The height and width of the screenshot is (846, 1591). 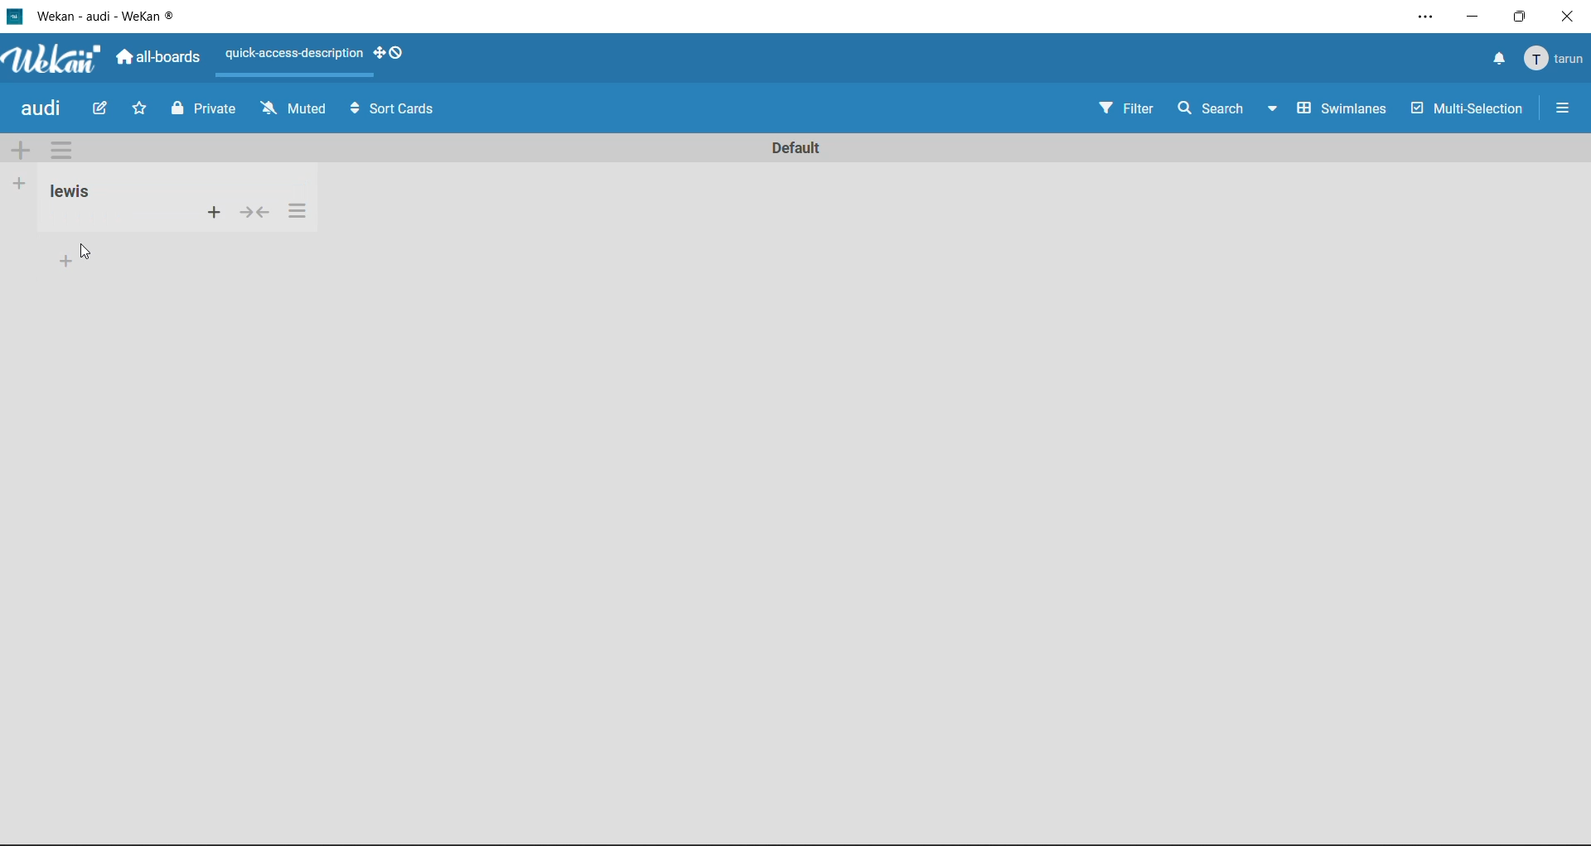 What do you see at coordinates (44, 109) in the screenshot?
I see `audi` at bounding box center [44, 109].